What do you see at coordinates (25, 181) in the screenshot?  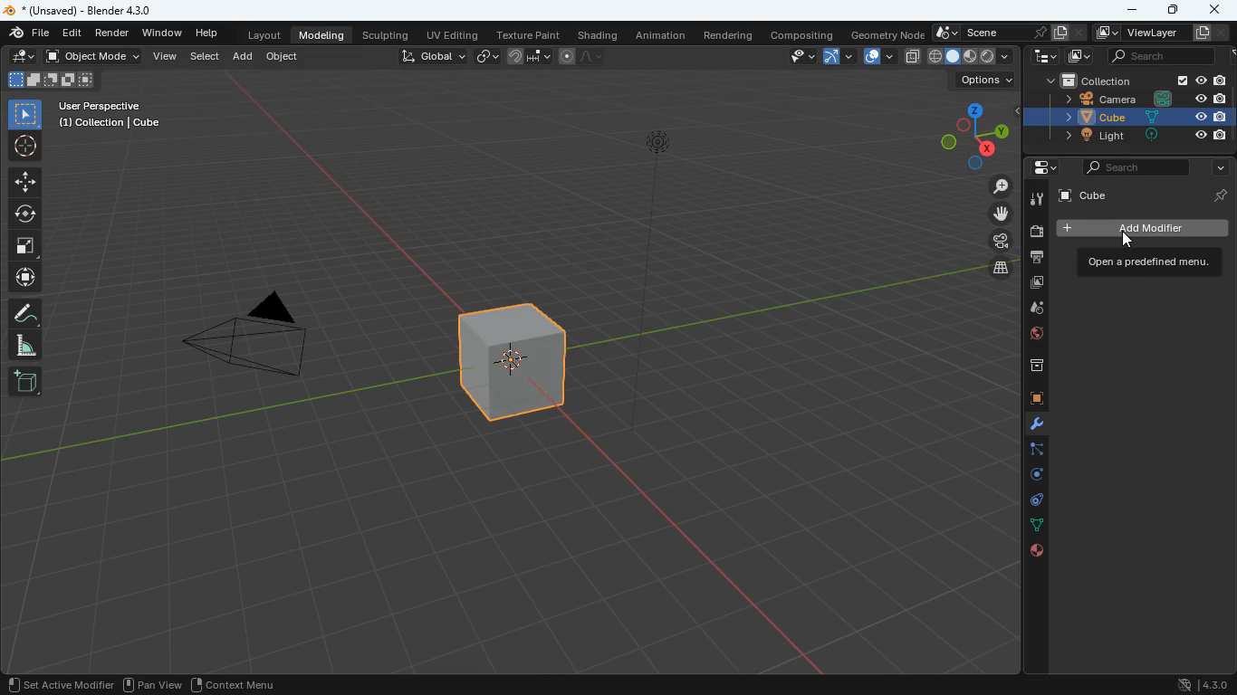 I see `move` at bounding box center [25, 181].